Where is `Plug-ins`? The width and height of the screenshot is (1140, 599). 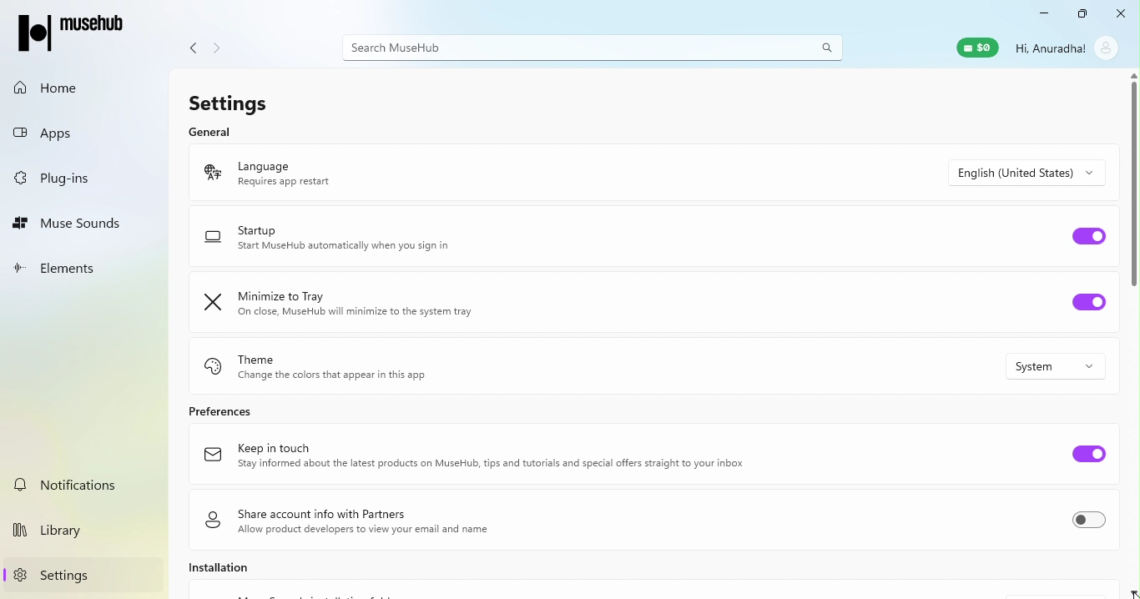
Plug-ins is located at coordinates (76, 175).